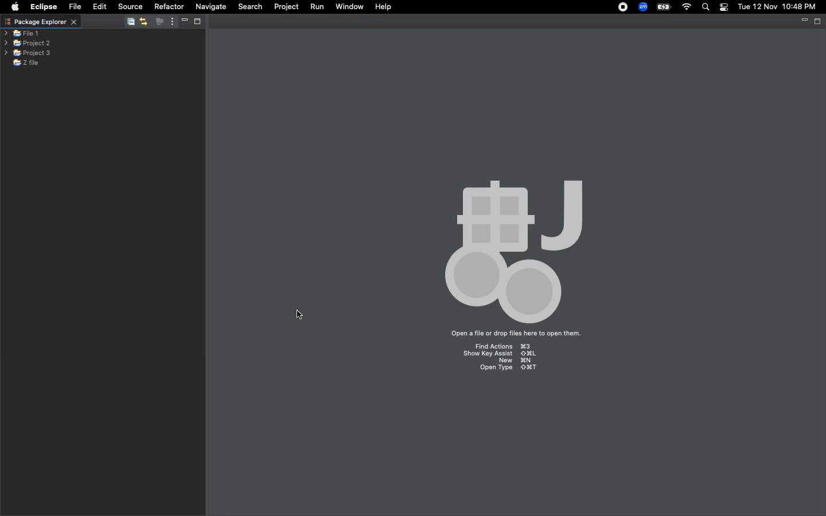  Describe the element at coordinates (33, 62) in the screenshot. I see `Z file` at that location.